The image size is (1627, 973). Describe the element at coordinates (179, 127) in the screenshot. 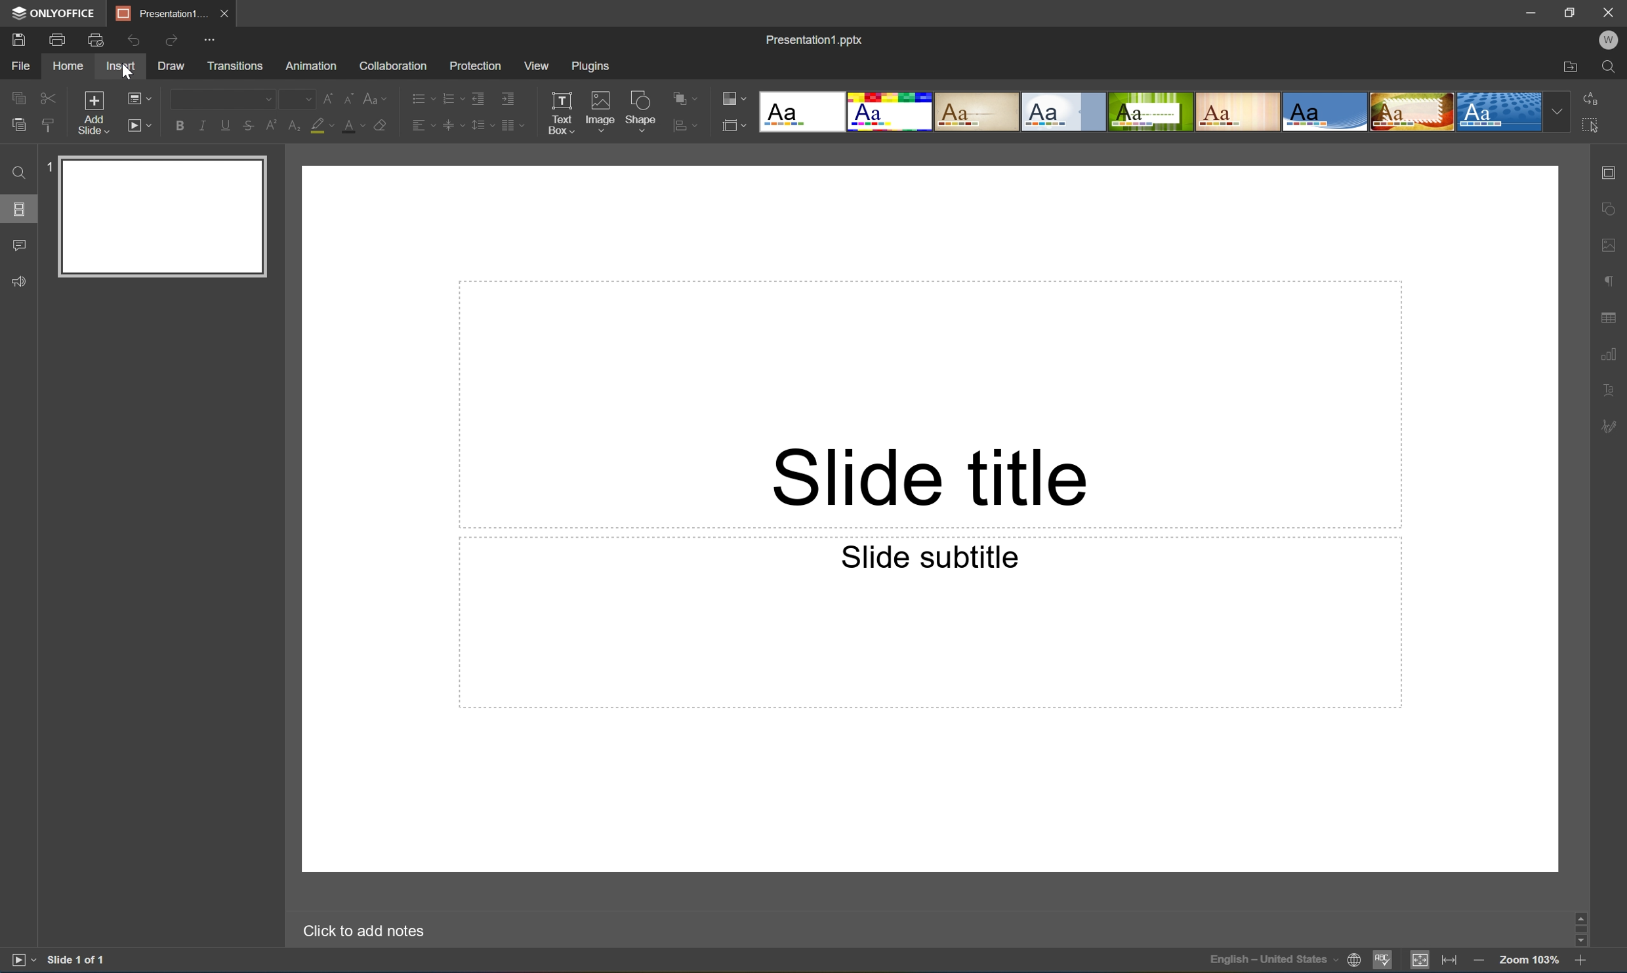

I see `Bold` at that location.